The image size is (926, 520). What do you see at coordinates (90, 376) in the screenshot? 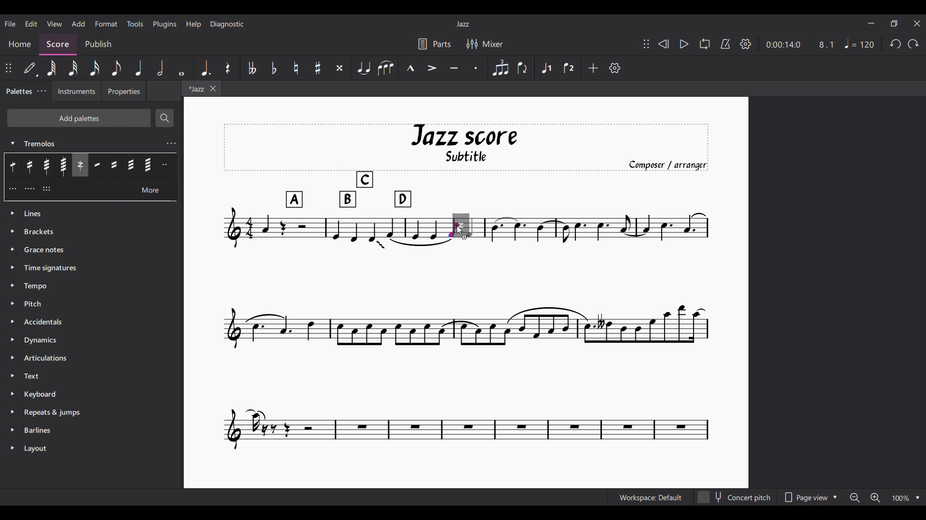
I see `Text` at bounding box center [90, 376].